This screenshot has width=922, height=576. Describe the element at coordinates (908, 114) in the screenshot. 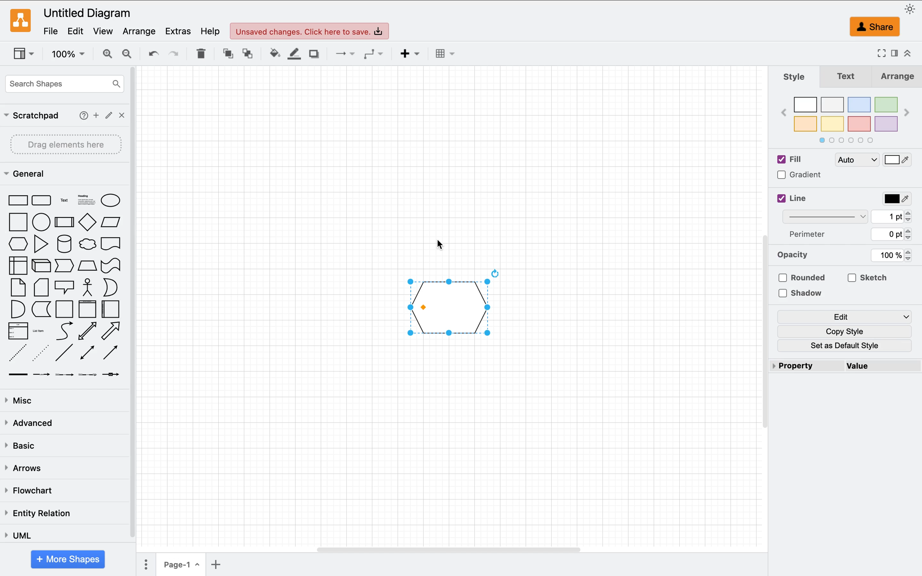

I see `Forward` at that location.